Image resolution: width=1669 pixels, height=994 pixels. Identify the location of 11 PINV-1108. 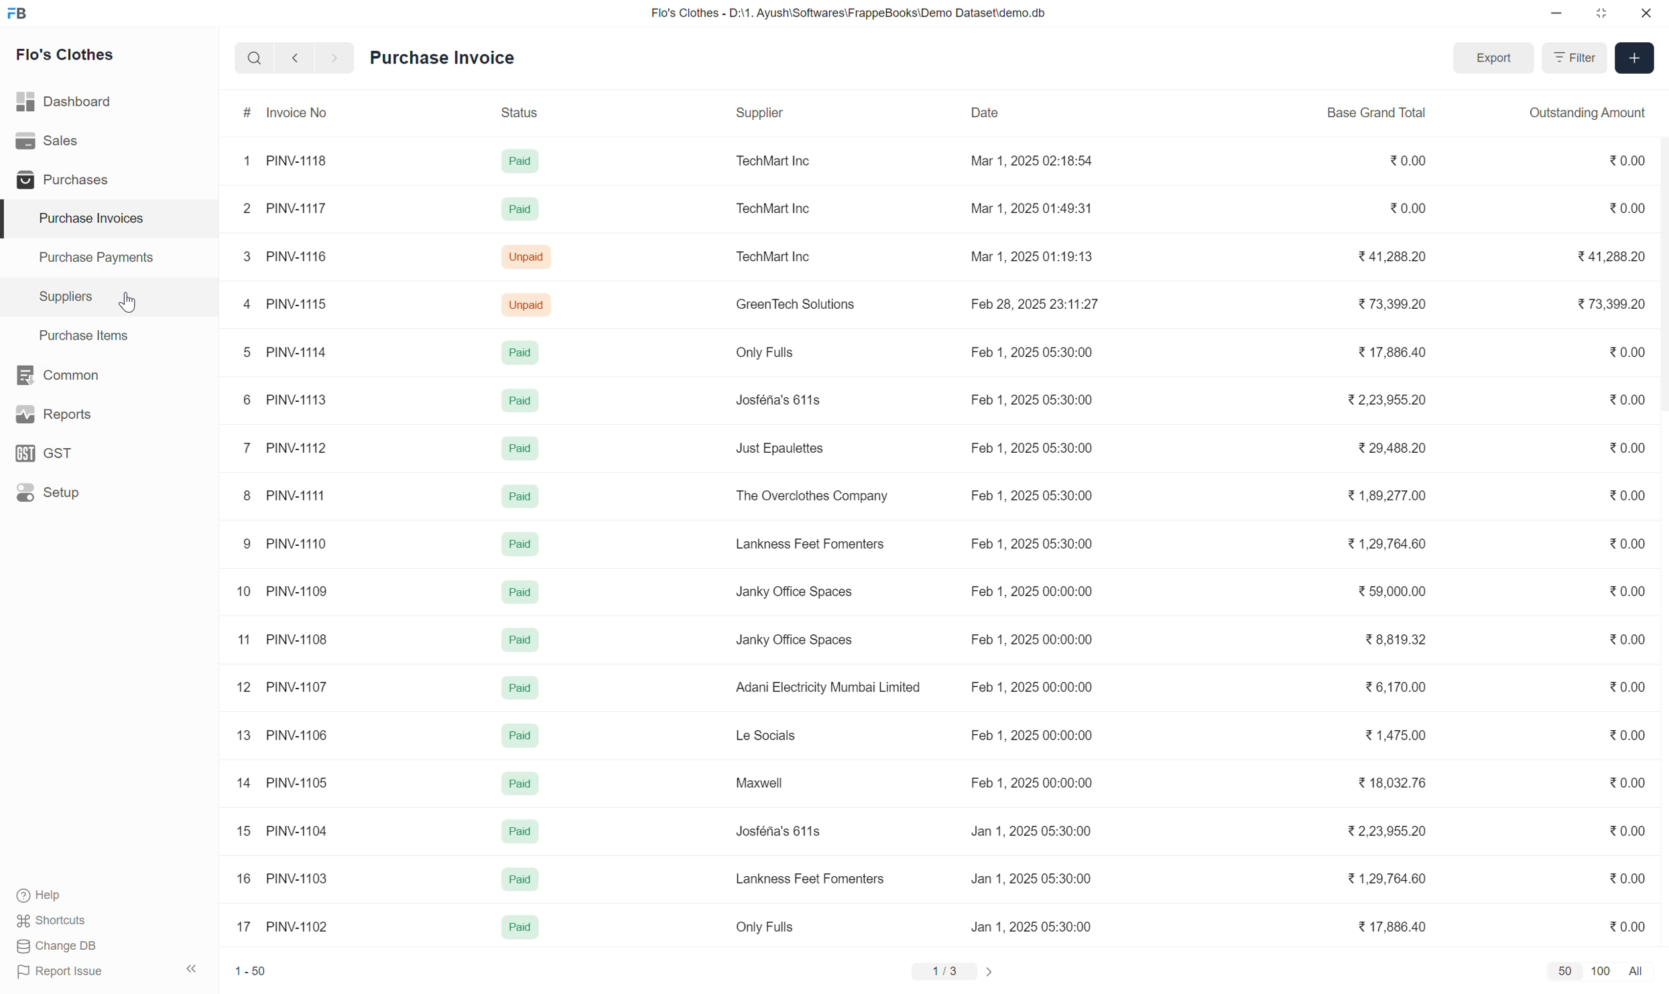
(281, 636).